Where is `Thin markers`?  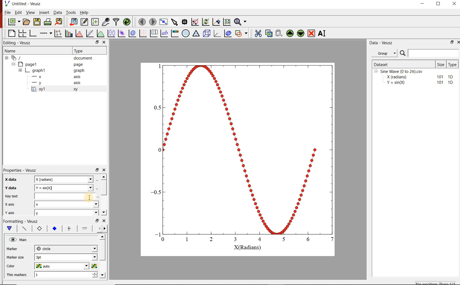
Thin markers is located at coordinates (17, 274).